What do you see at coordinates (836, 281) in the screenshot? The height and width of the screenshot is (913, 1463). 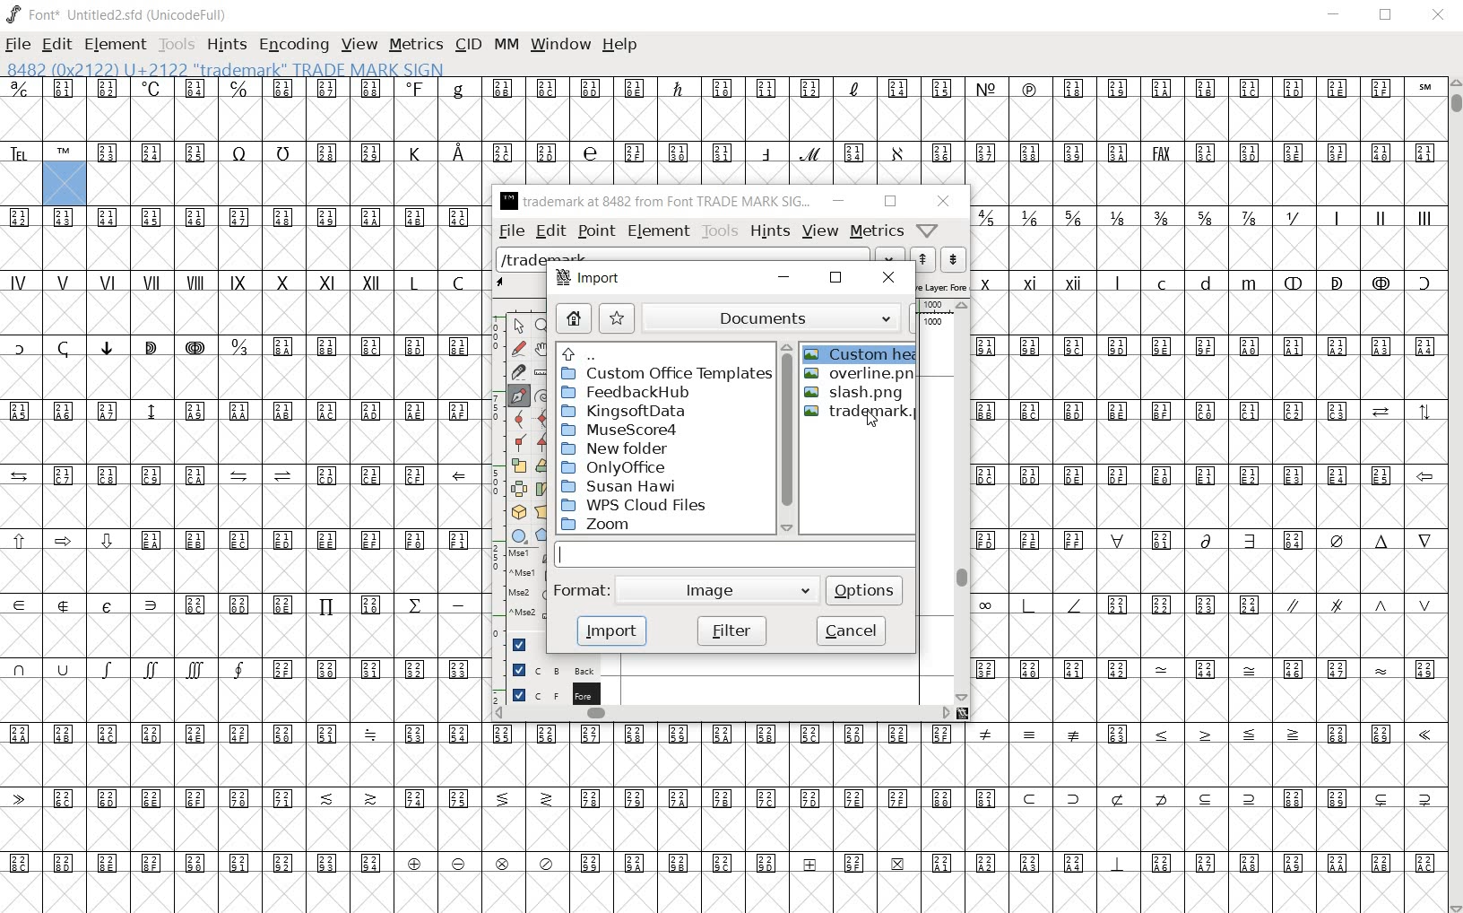 I see `restore` at bounding box center [836, 281].